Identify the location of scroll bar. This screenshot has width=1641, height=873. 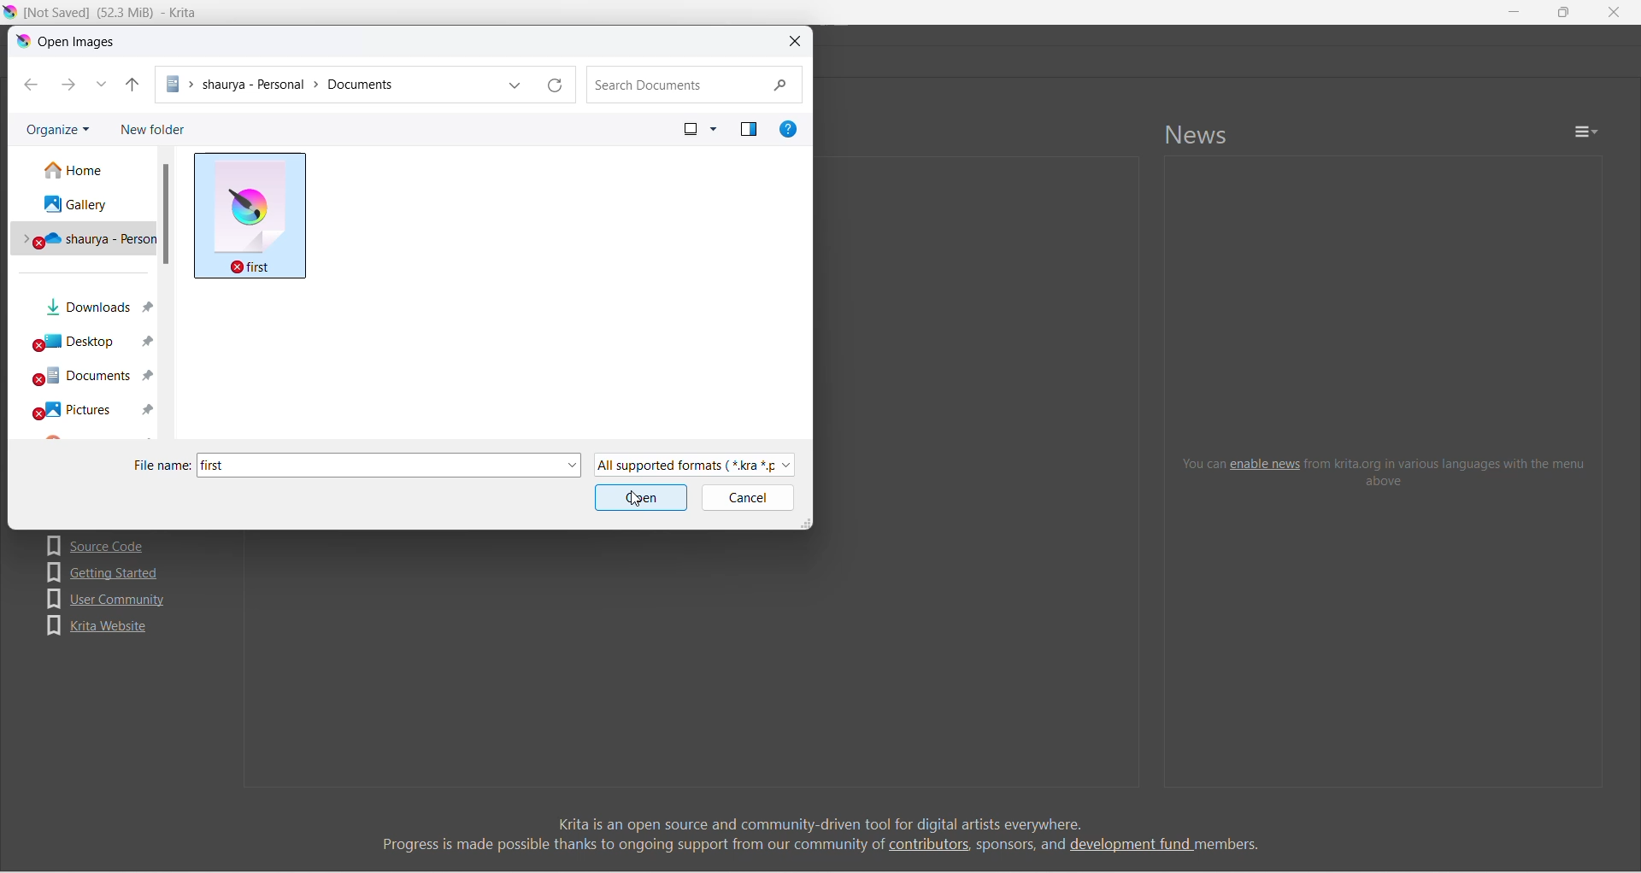
(165, 214).